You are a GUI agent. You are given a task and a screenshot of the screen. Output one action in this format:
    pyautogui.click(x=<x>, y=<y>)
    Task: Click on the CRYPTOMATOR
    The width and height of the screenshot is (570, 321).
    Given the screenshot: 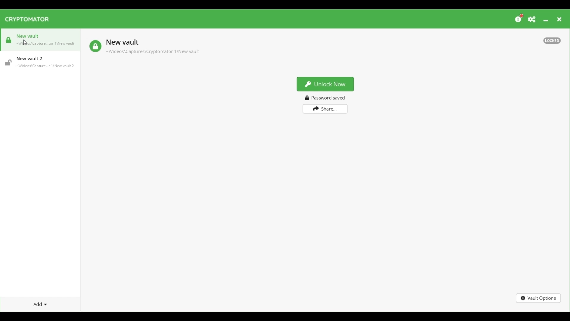 What is the action you would take?
    pyautogui.click(x=30, y=20)
    